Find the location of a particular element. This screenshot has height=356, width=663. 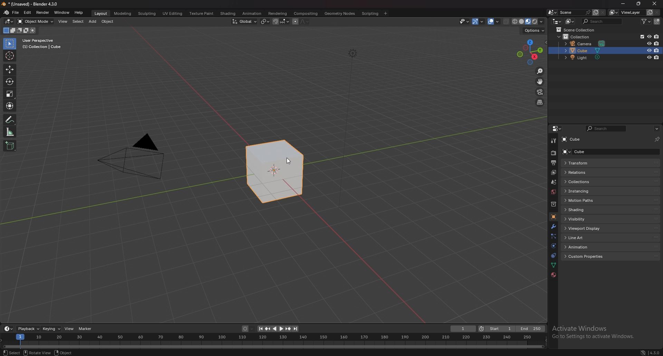

texture paint is located at coordinates (201, 13).